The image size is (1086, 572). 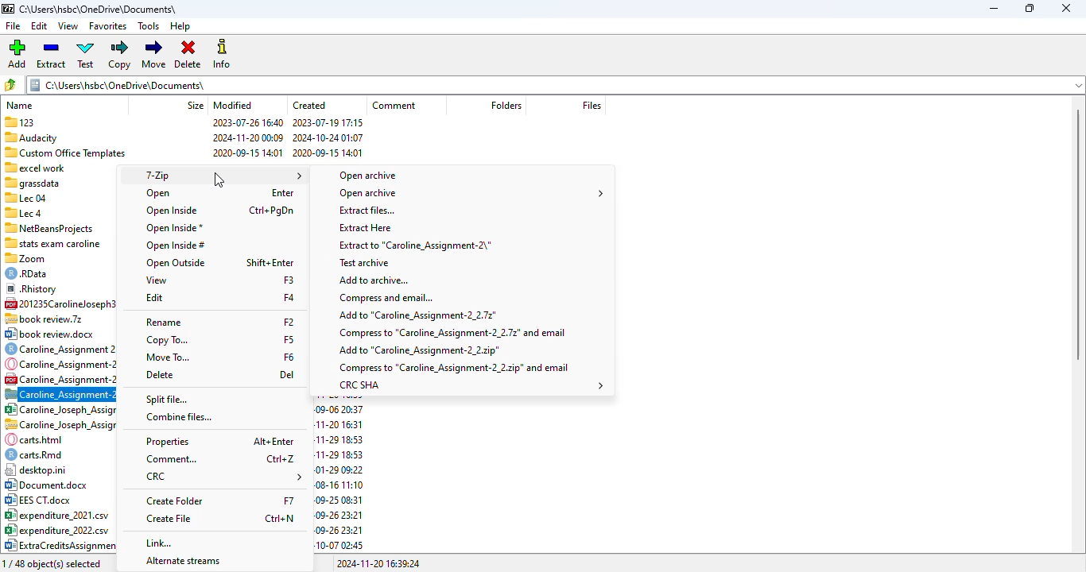 What do you see at coordinates (157, 543) in the screenshot?
I see `link` at bounding box center [157, 543].